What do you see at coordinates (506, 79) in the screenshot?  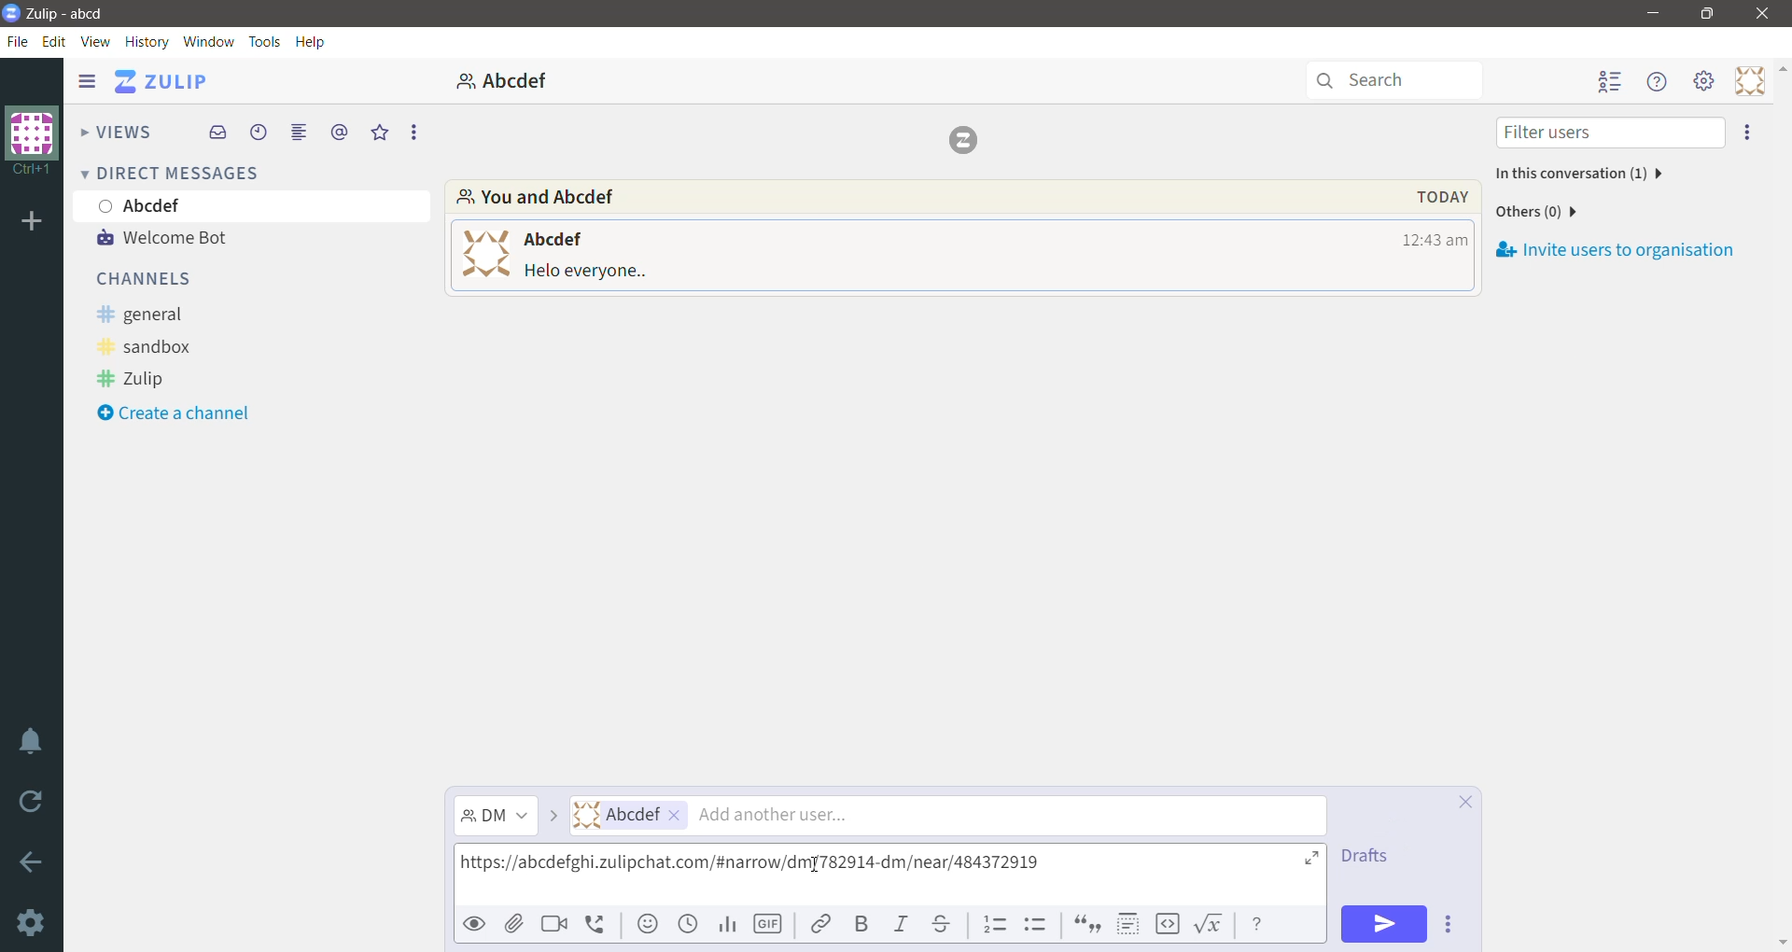 I see `abcdef` at bounding box center [506, 79].